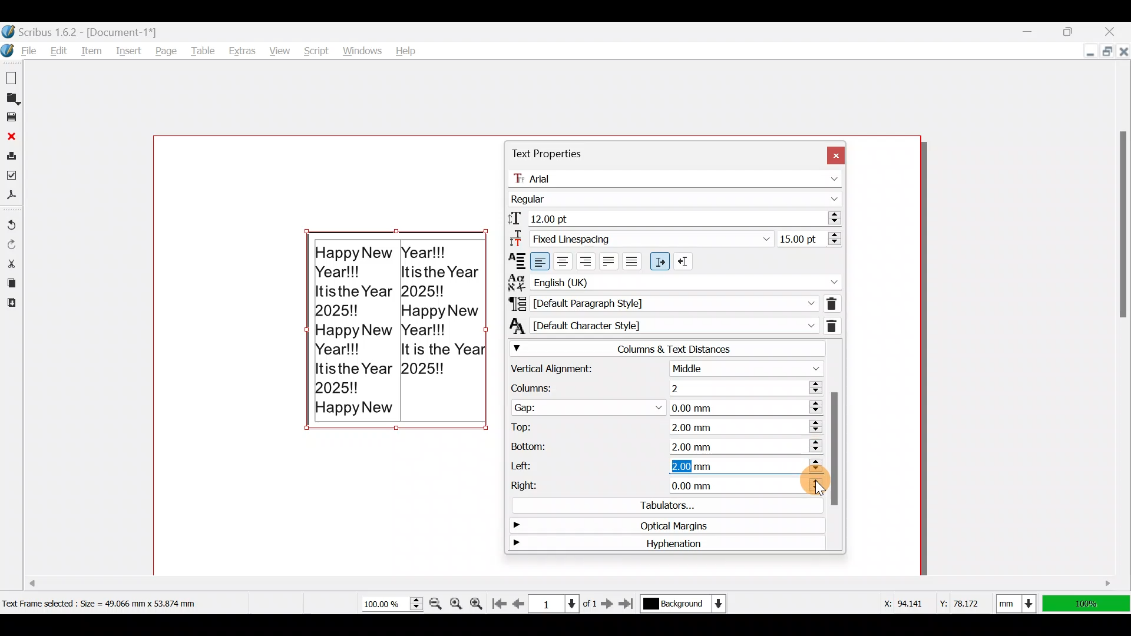  I want to click on Remove direct character formatting, so click(837, 324).